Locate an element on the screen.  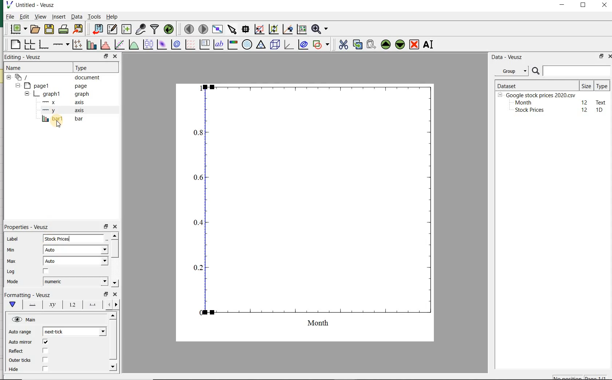
graph is located at coordinates (310, 211).